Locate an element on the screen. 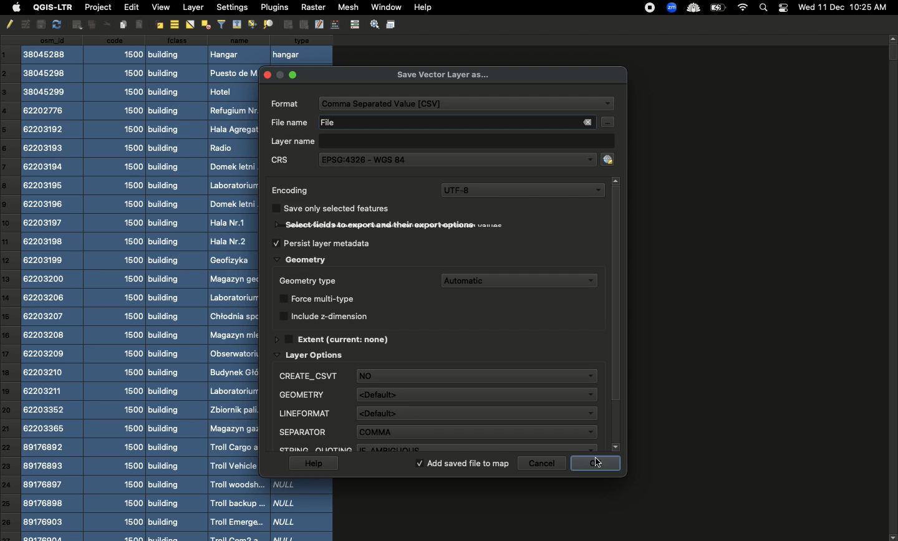  Layer options is located at coordinates (317, 353).